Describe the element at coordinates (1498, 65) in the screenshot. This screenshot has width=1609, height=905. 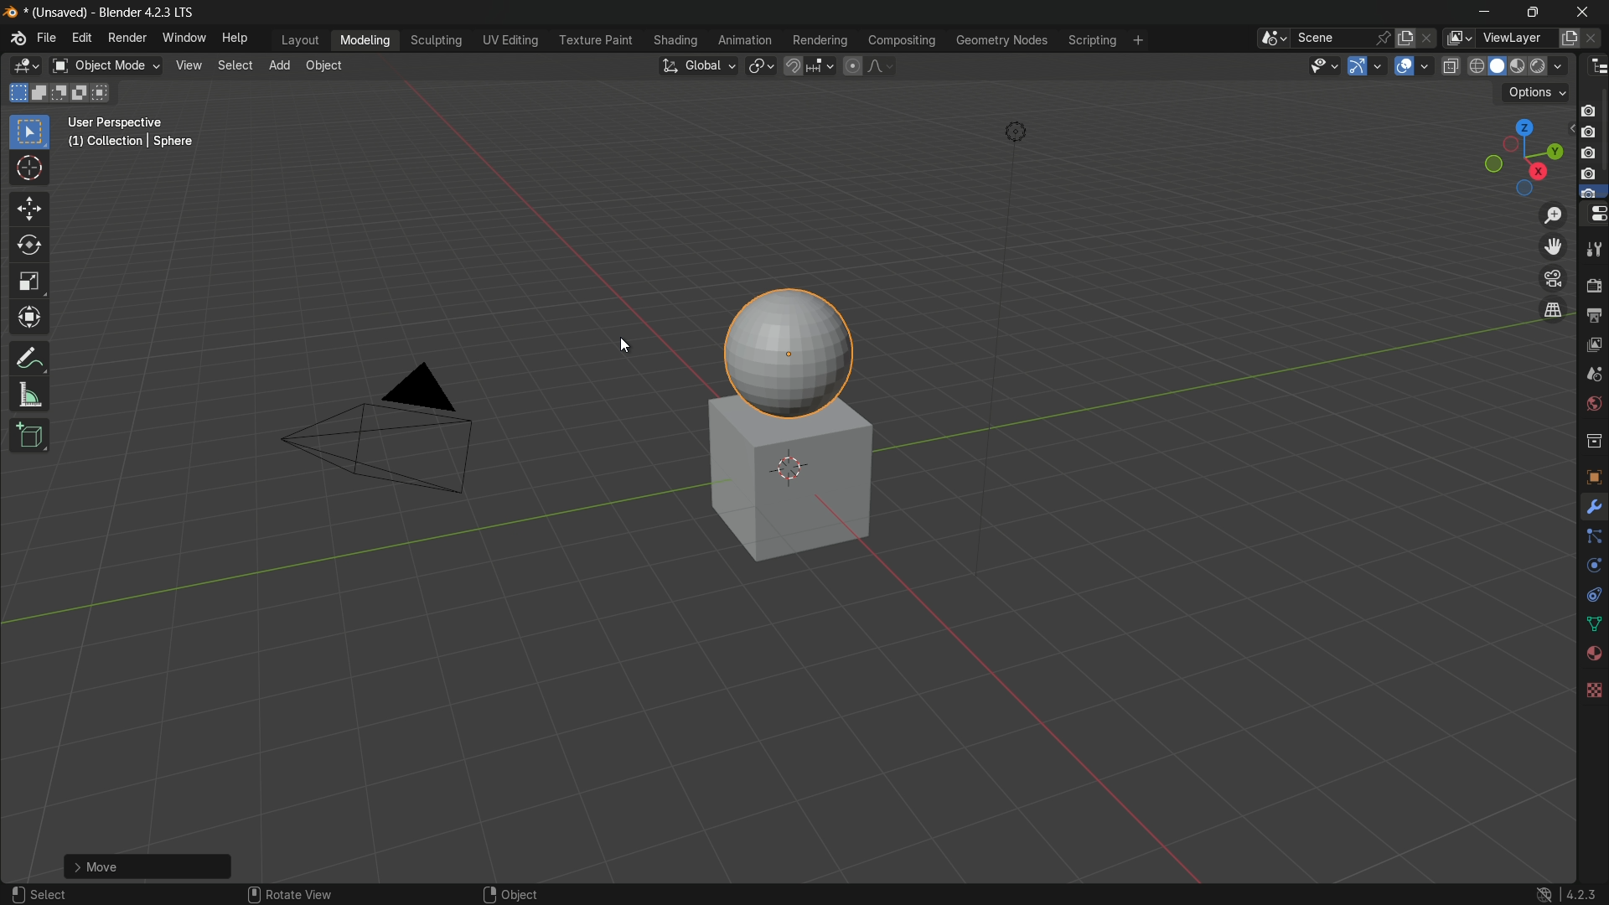
I see `solid display` at that location.